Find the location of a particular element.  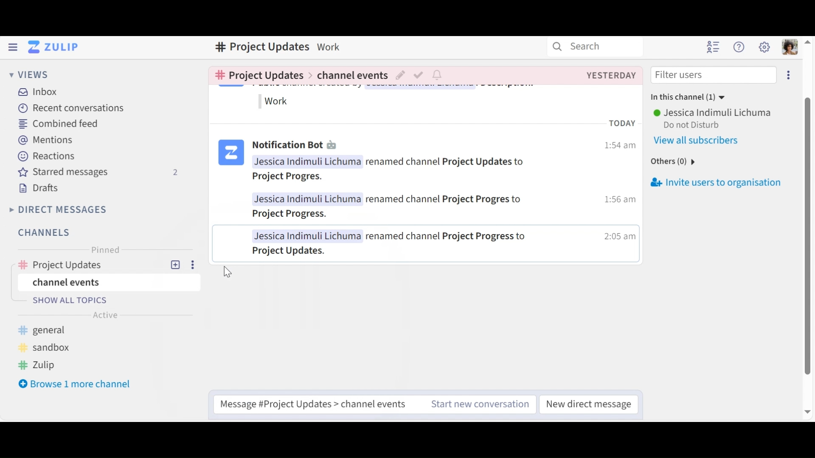

Starred messages is located at coordinates (96, 173).